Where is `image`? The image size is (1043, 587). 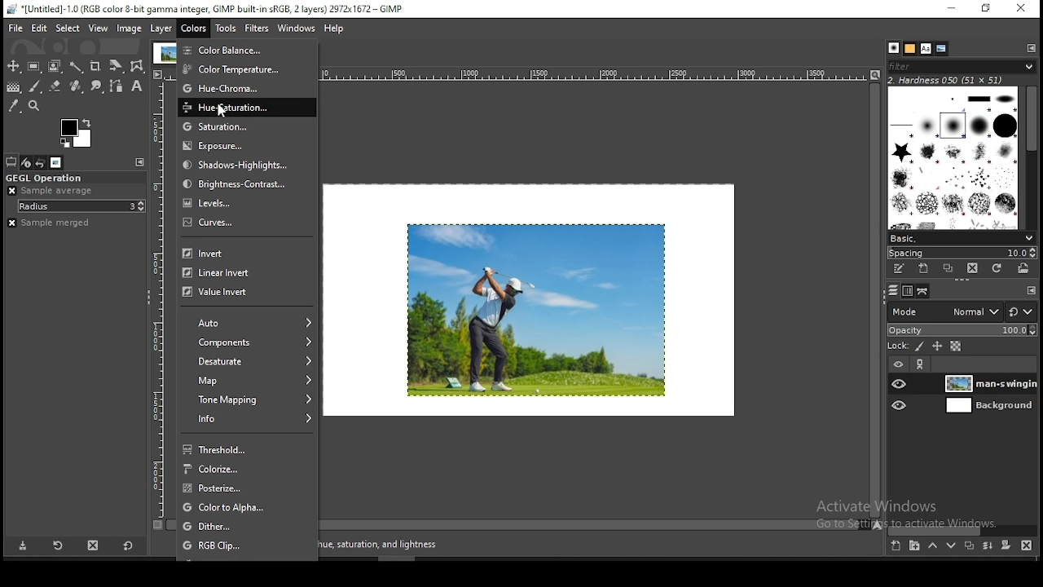
image is located at coordinates (130, 28).